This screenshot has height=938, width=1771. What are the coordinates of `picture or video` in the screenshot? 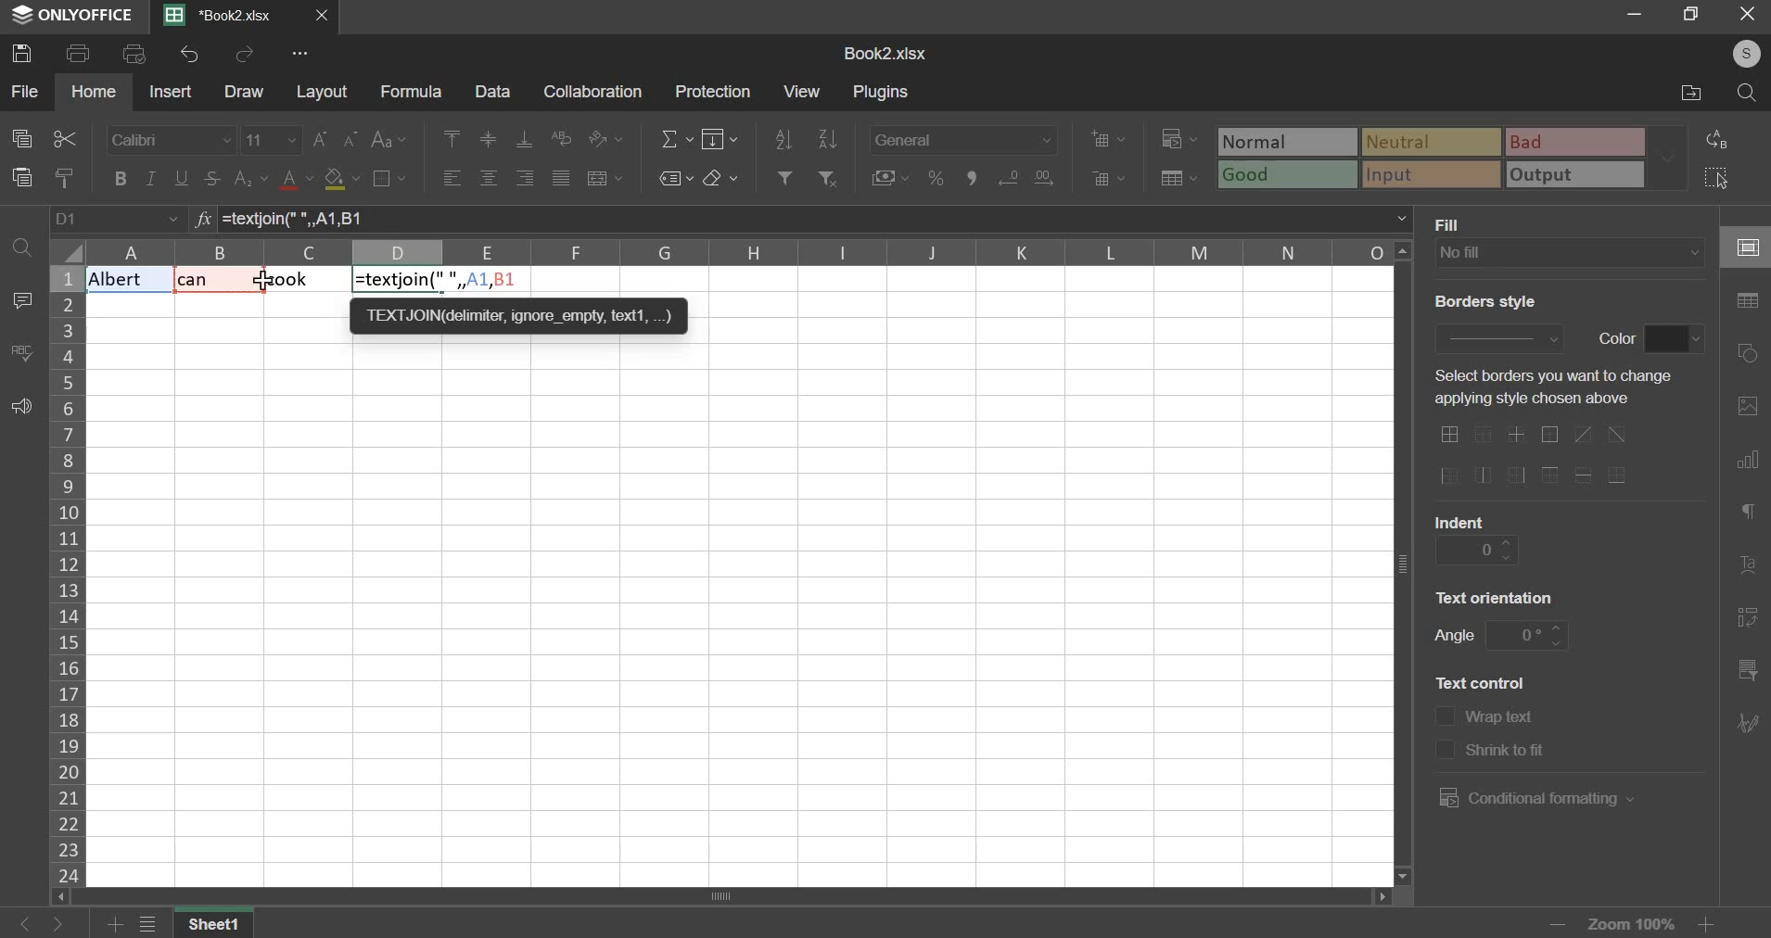 It's located at (1747, 408).